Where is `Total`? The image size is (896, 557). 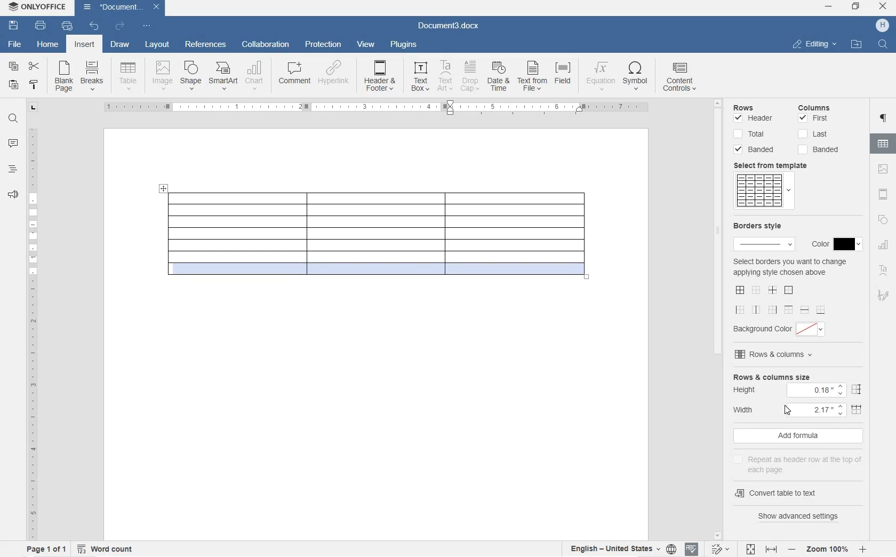
Total is located at coordinates (751, 134).